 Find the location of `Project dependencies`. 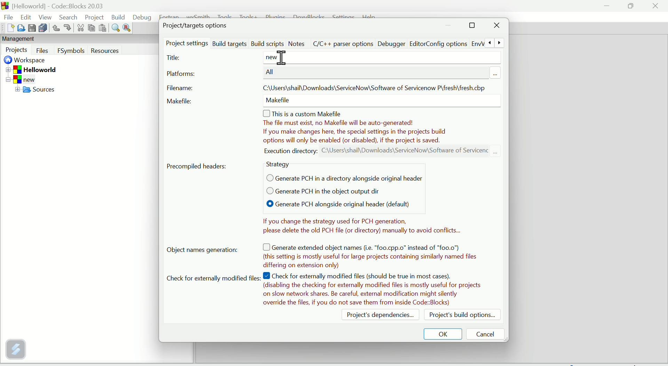

Project dependencies is located at coordinates (376, 317).